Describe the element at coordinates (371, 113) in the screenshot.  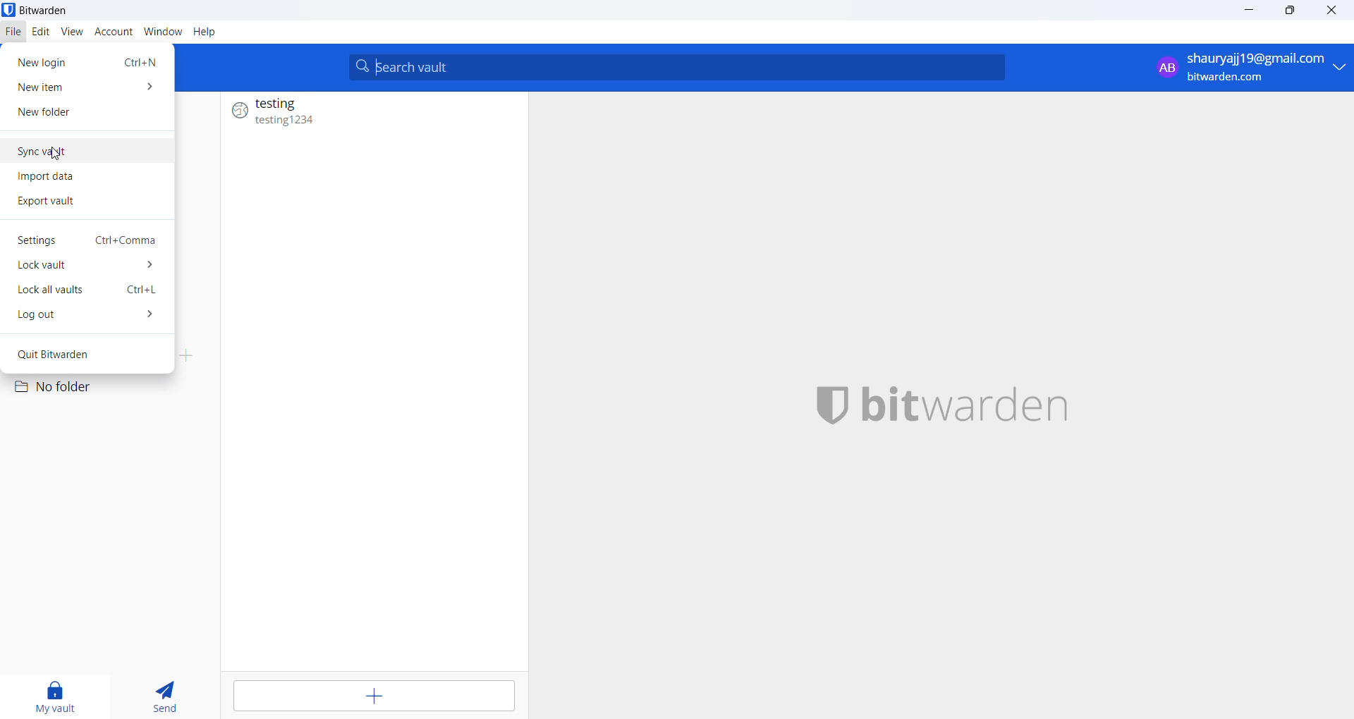
I see `testing (entry )` at that location.